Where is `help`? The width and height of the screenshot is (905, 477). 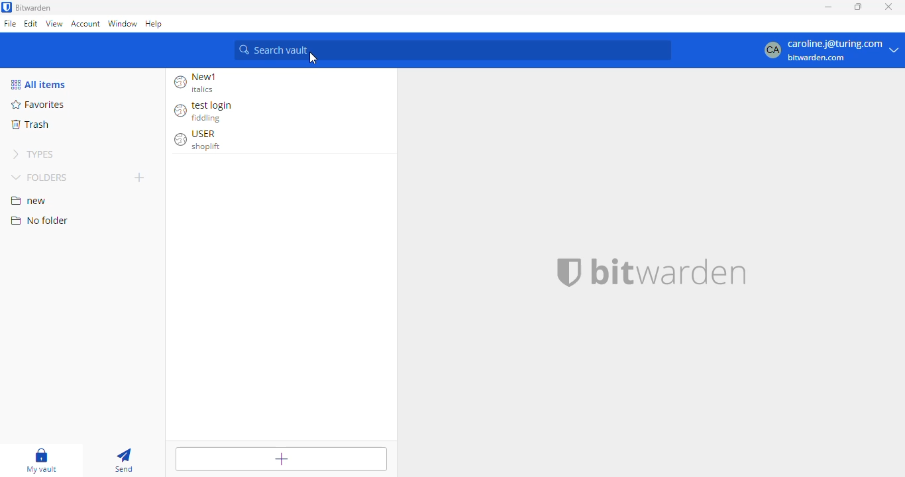 help is located at coordinates (154, 23).